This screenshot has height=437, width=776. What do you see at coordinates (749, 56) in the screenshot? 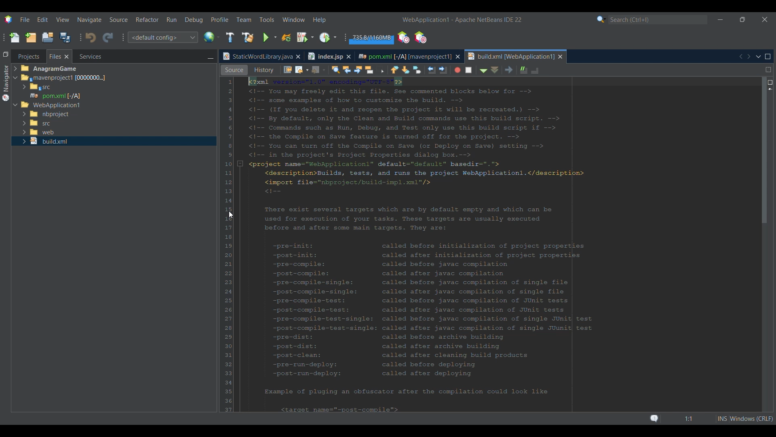
I see `Next` at bounding box center [749, 56].